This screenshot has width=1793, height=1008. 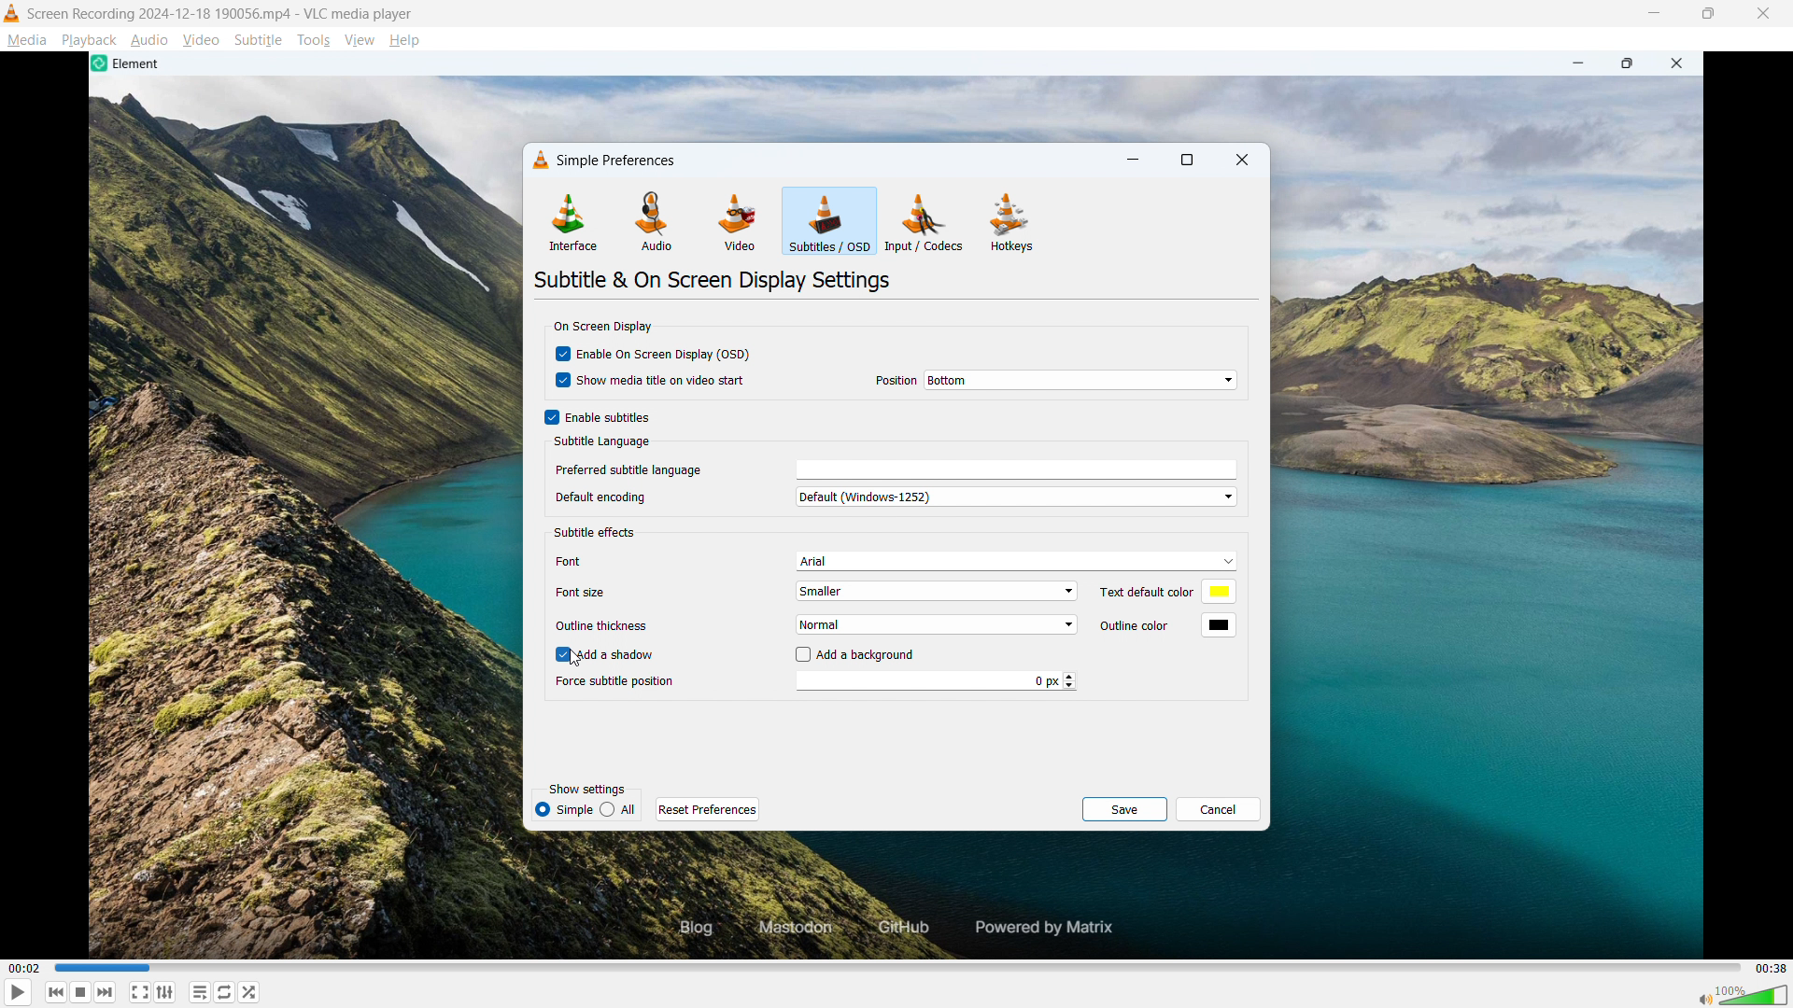 What do you see at coordinates (888, 380) in the screenshot?
I see `position` at bounding box center [888, 380].